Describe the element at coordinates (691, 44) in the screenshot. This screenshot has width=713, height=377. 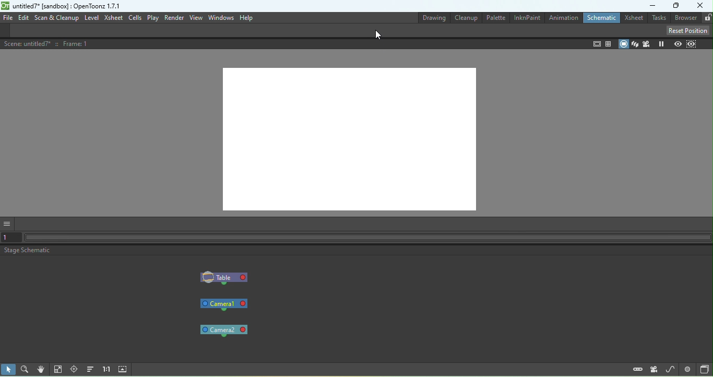
I see `Sub-camera preview` at that location.